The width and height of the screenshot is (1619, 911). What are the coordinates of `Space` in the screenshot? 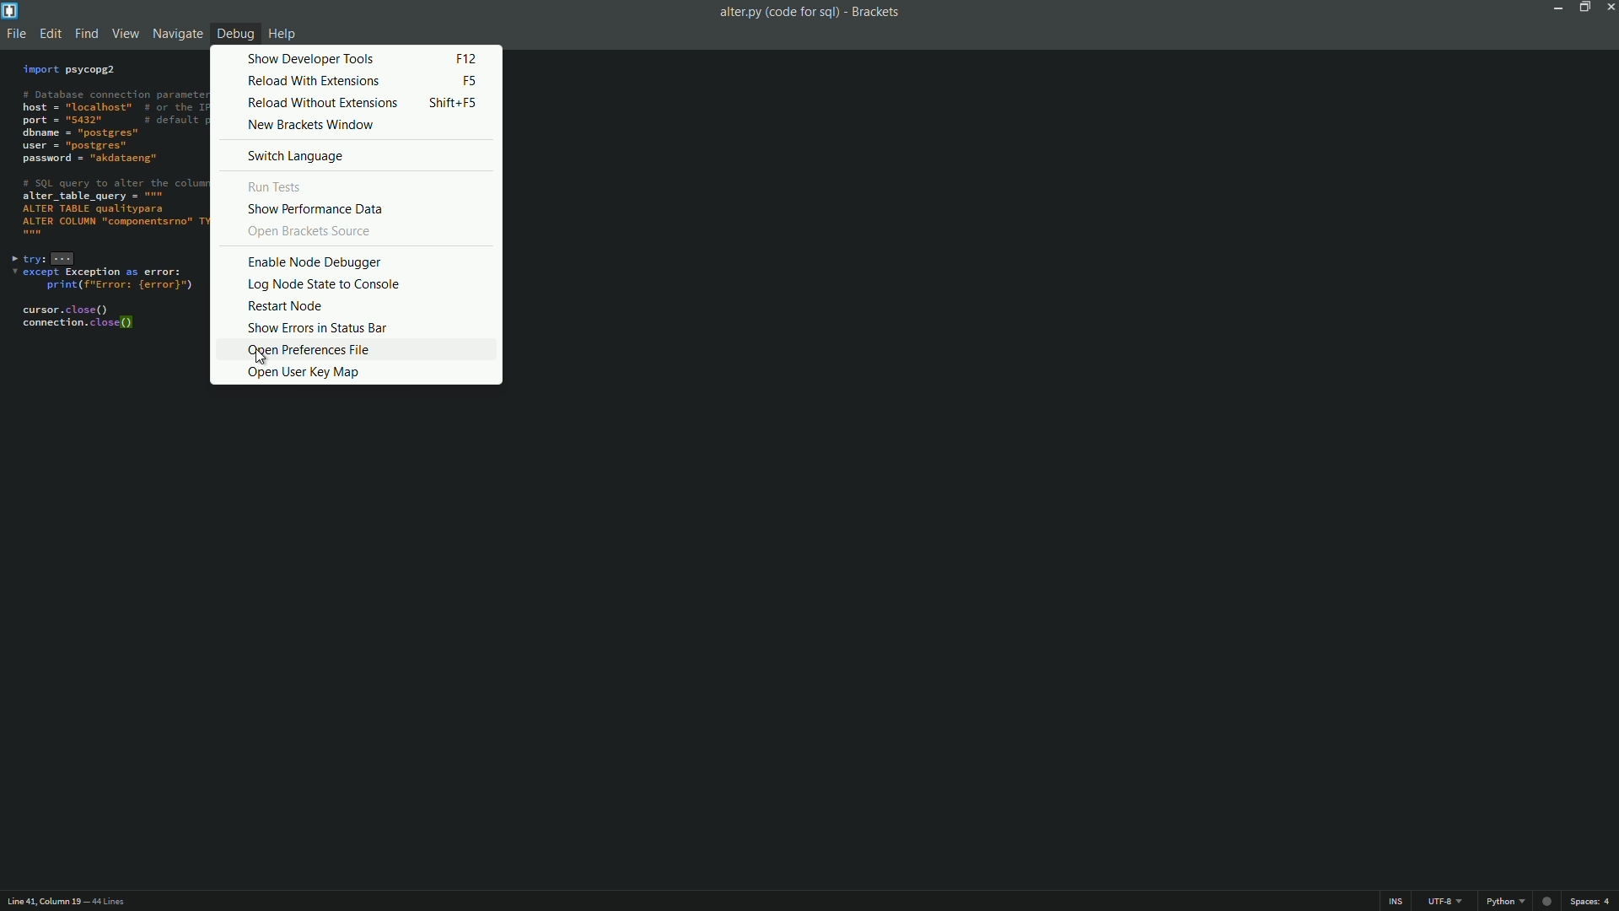 It's located at (1594, 903).